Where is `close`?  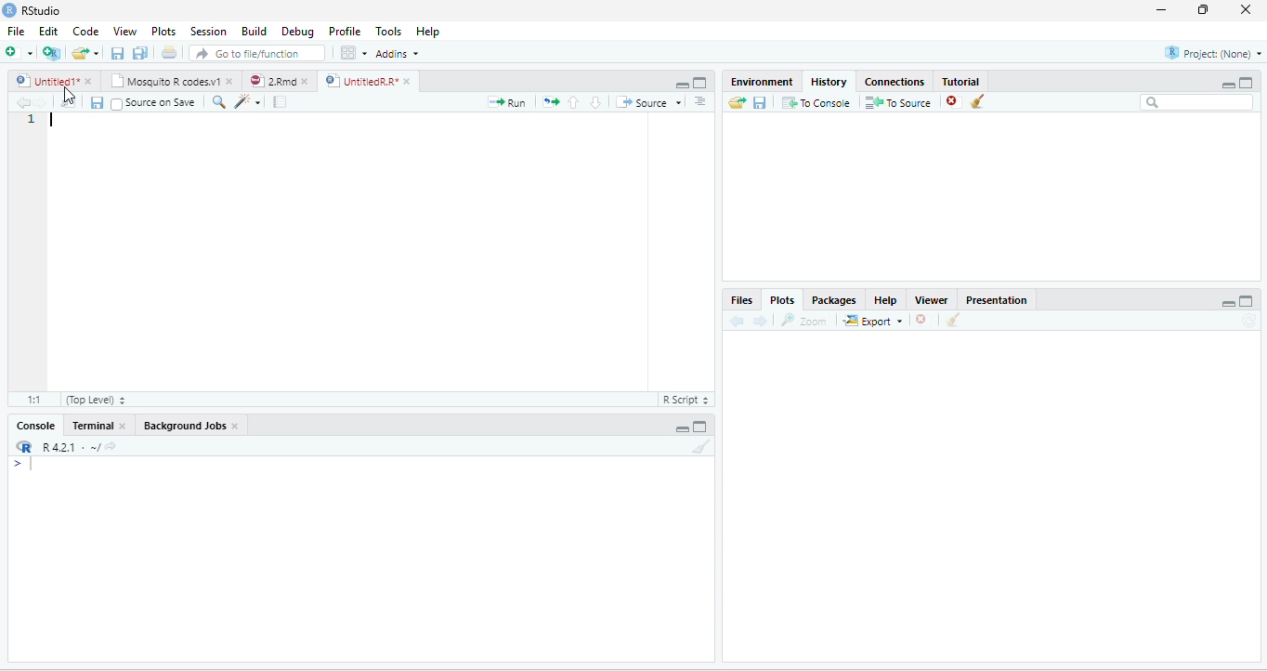
close is located at coordinates (1245, 10).